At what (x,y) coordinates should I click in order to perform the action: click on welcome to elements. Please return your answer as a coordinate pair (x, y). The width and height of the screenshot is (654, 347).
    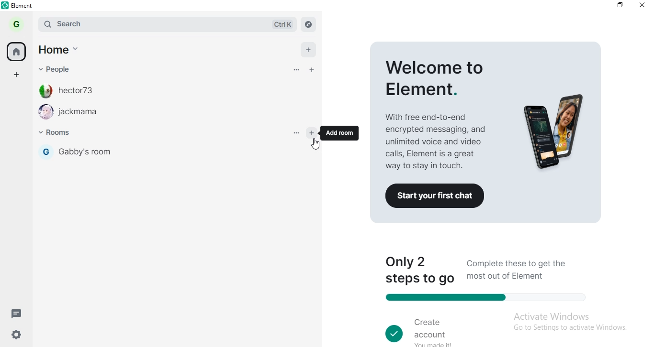
    Looking at the image, I should click on (435, 108).